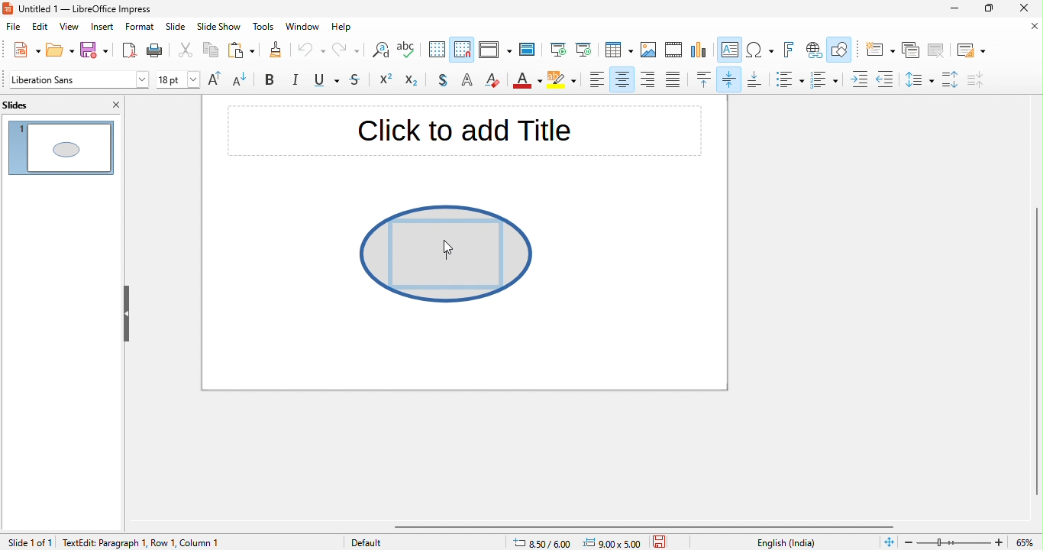 The image size is (1043, 550). I want to click on clear direct formatting, so click(494, 81).